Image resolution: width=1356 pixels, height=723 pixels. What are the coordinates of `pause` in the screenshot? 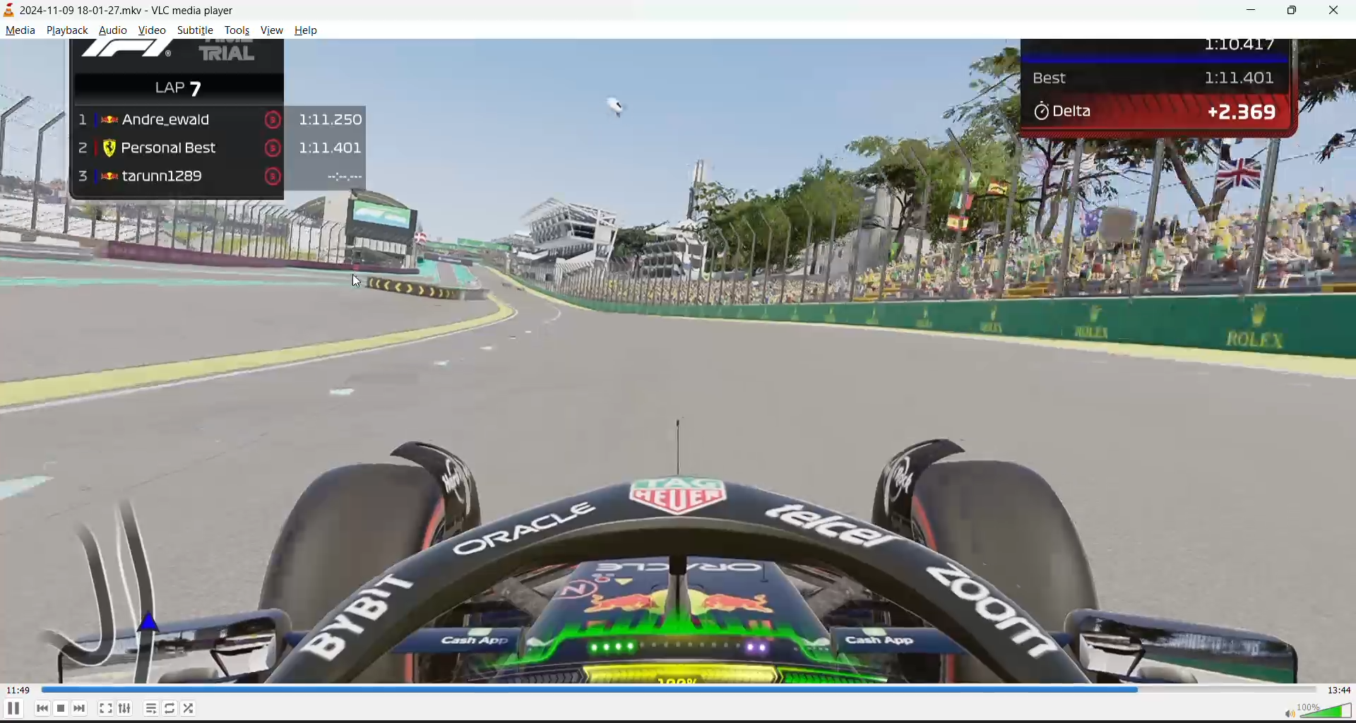 It's located at (10, 711).